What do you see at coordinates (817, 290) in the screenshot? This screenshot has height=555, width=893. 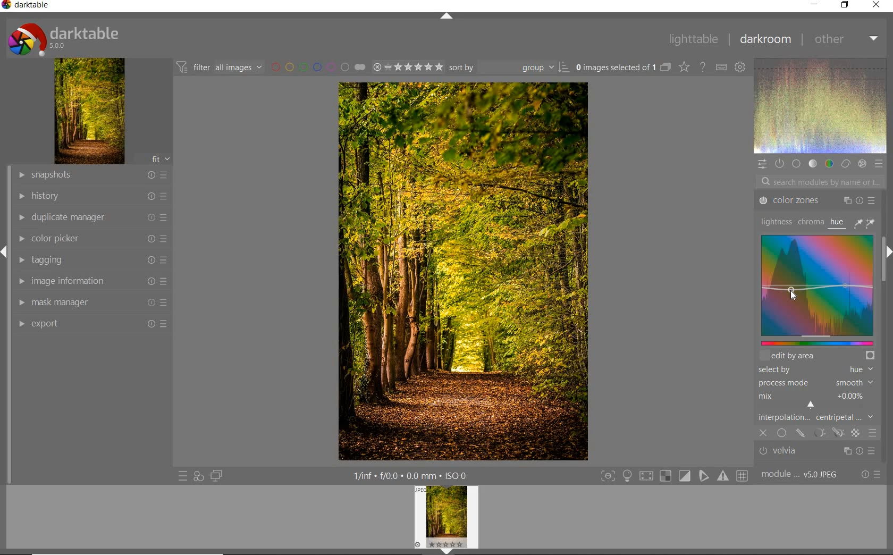 I see `color zones map` at bounding box center [817, 290].